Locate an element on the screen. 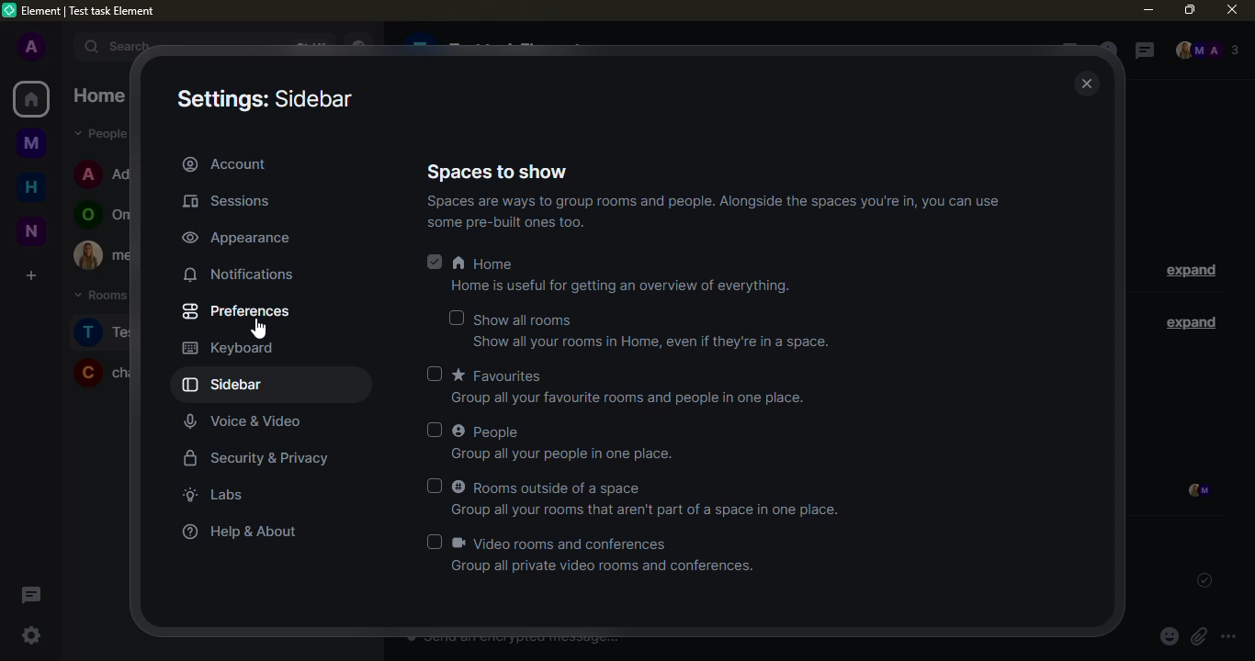 Image resolution: width=1255 pixels, height=661 pixels. home is located at coordinates (31, 99).